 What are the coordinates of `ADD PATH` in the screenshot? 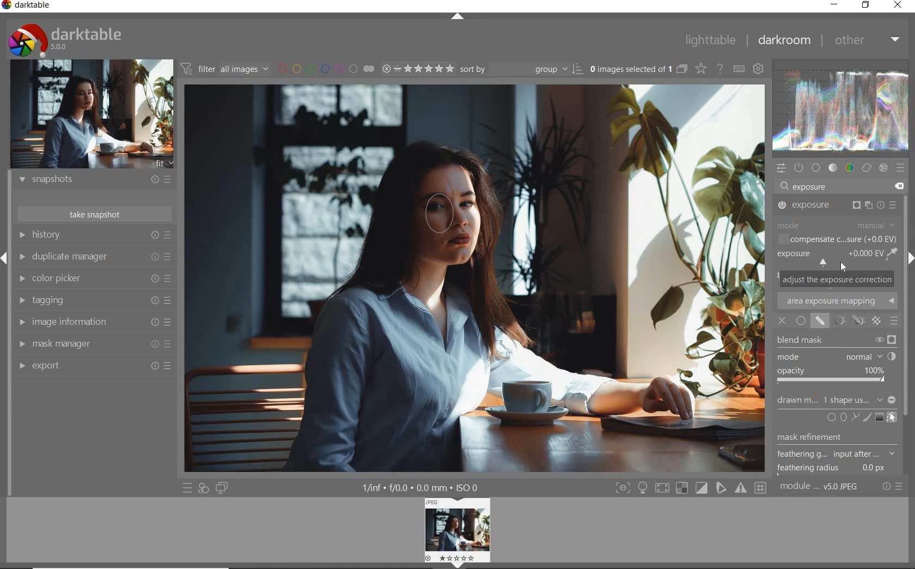 It's located at (853, 418).